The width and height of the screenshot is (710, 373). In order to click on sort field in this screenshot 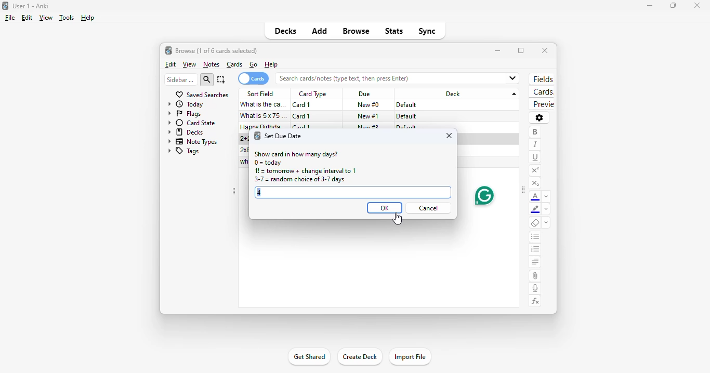, I will do `click(261, 94)`.